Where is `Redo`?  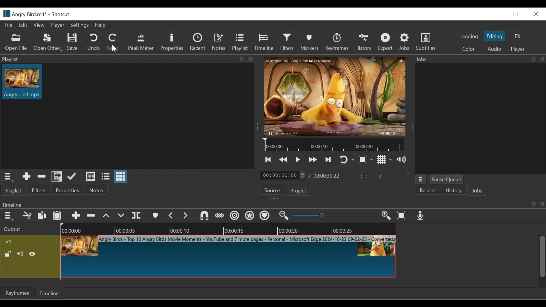
Redo is located at coordinates (112, 42).